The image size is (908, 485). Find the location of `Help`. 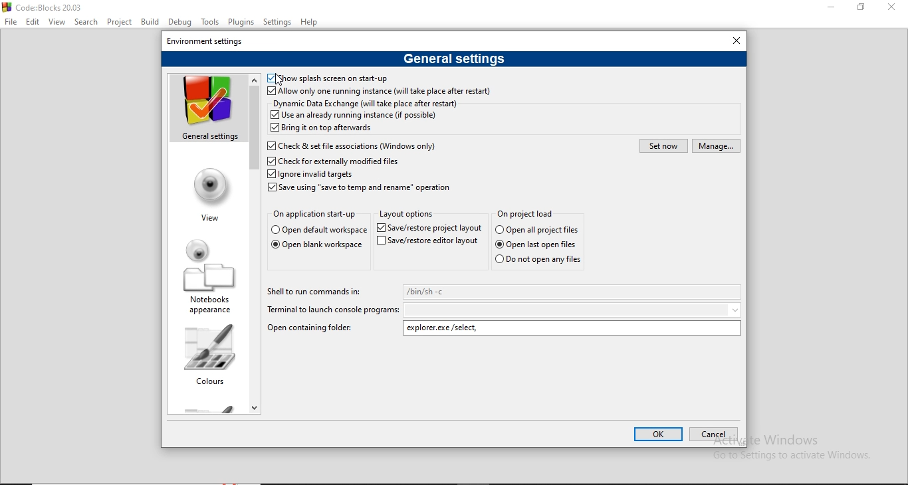

Help is located at coordinates (311, 23).